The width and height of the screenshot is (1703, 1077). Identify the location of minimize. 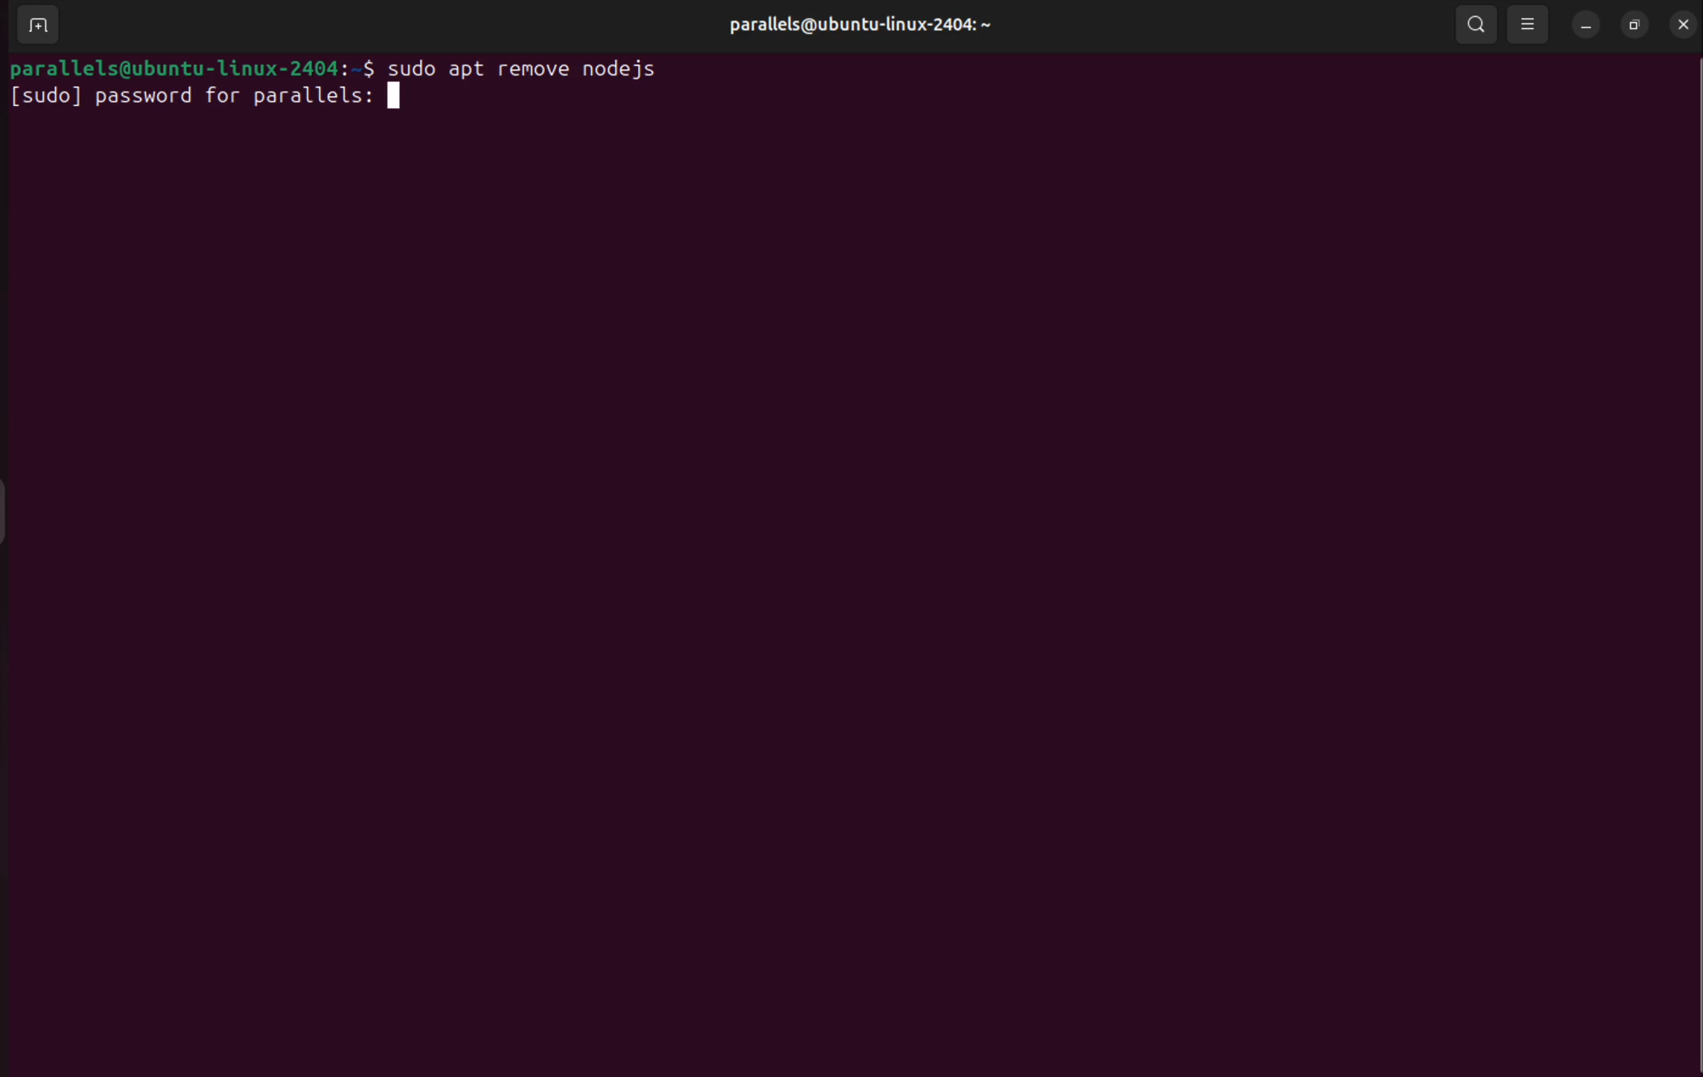
(1584, 25).